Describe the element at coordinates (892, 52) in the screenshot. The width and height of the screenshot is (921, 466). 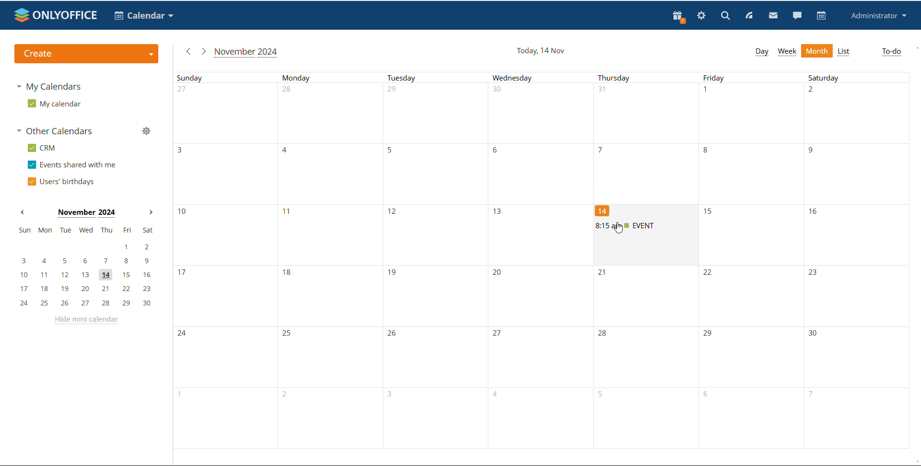
I see `to-do` at that location.